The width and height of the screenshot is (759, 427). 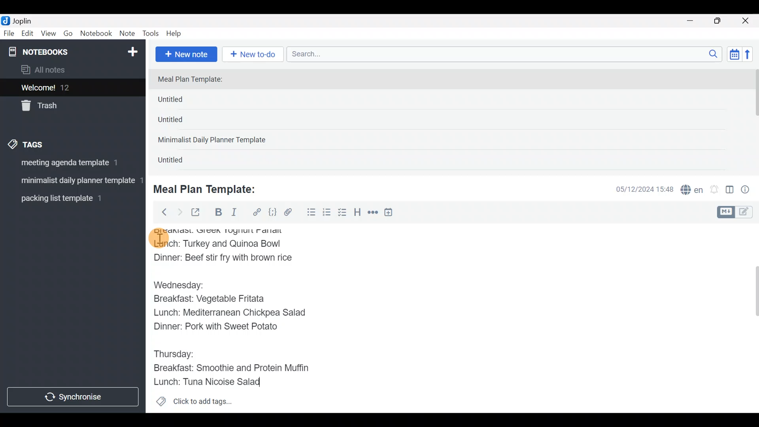 What do you see at coordinates (210, 188) in the screenshot?
I see `Meal Plan Template:` at bounding box center [210, 188].